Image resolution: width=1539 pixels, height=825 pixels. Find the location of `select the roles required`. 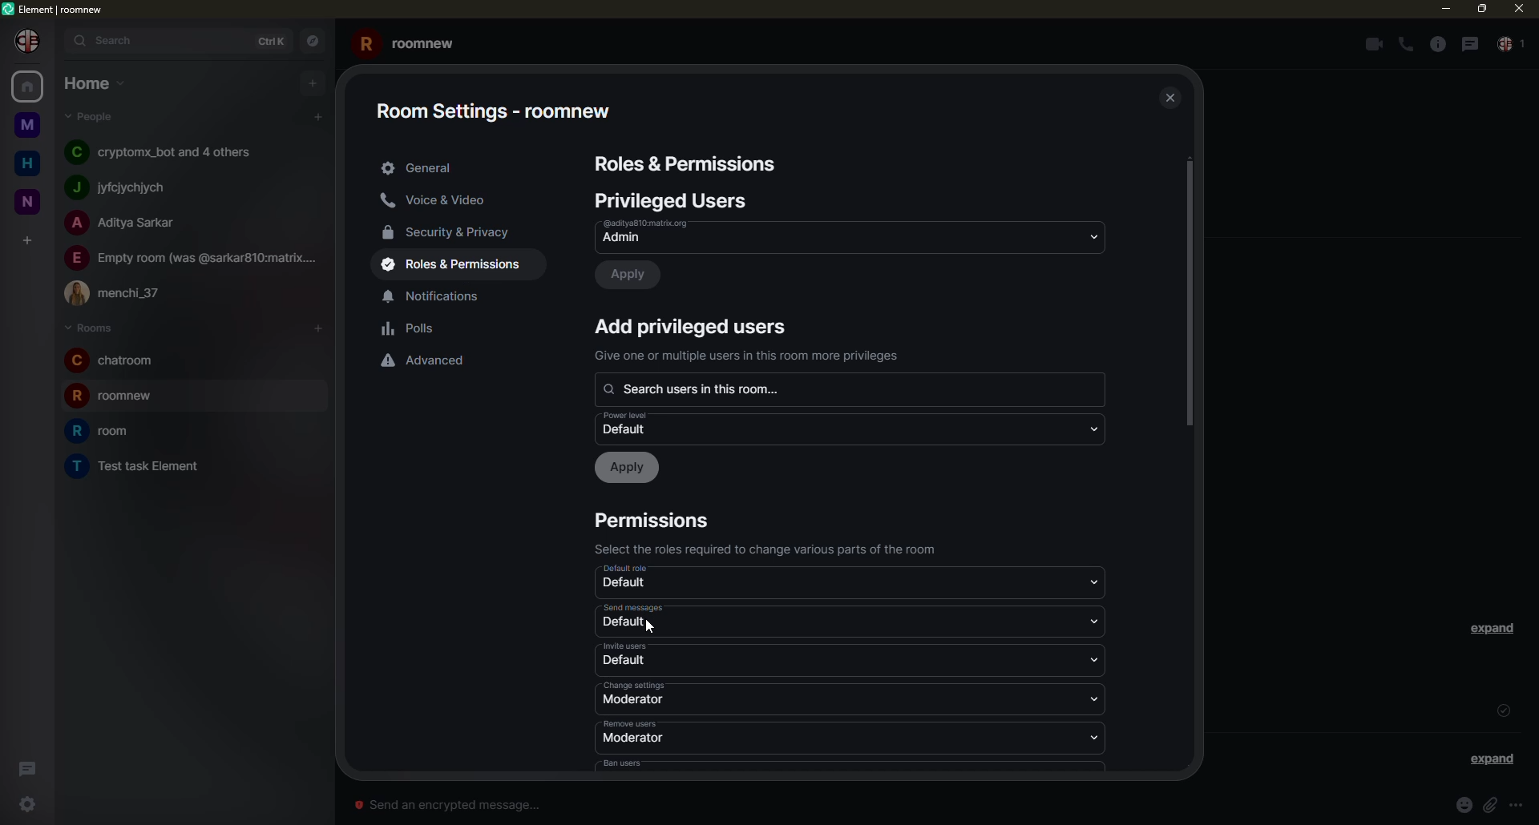

select the roles required is located at coordinates (774, 549).